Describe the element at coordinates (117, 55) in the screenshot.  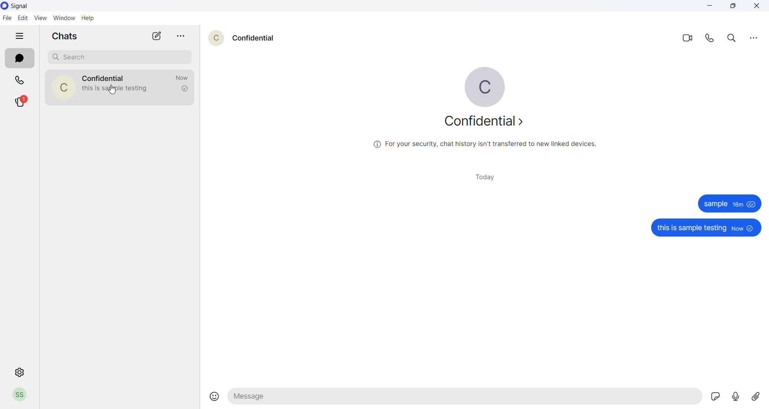
I see `search ` at that location.